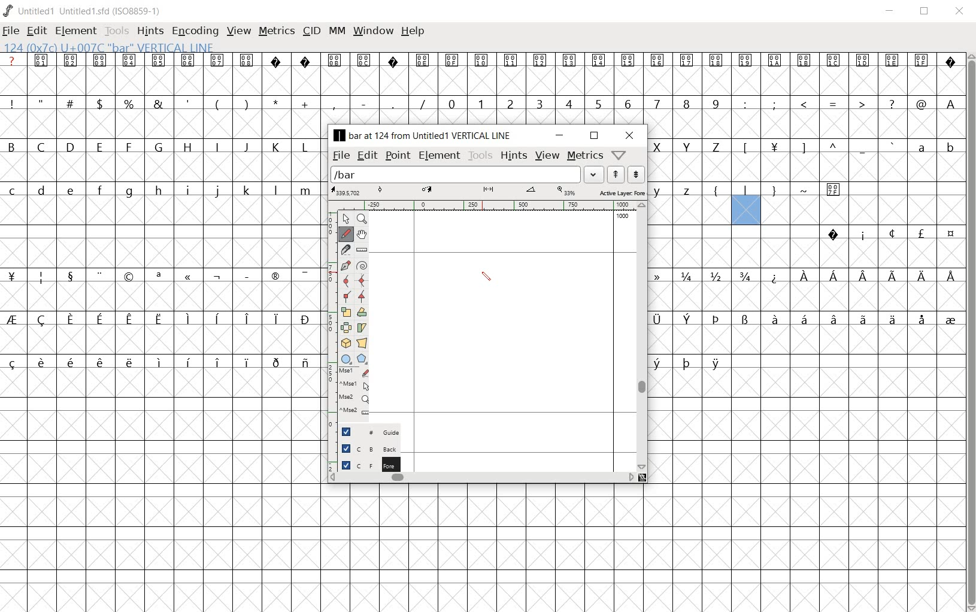 Image resolution: width=976 pixels, height=612 pixels. Describe the element at coordinates (162, 125) in the screenshot. I see `empty cells` at that location.